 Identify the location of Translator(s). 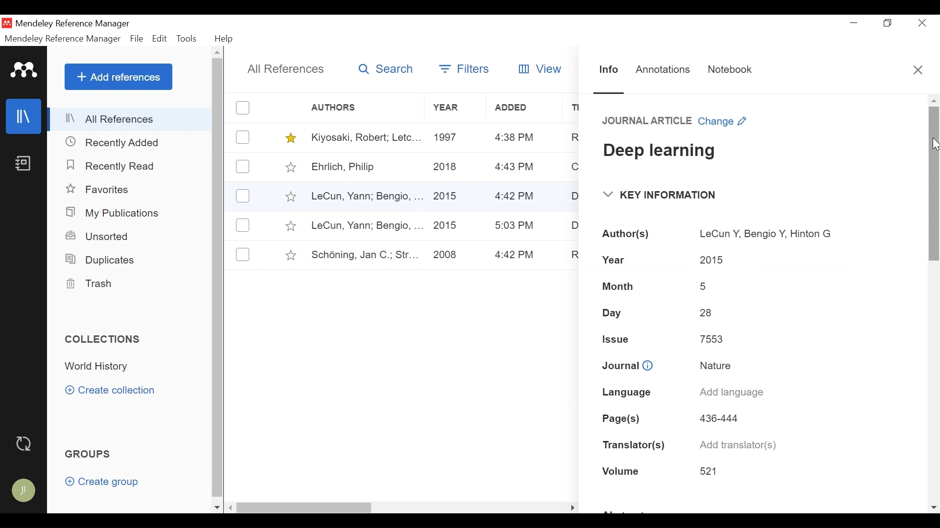
(633, 443).